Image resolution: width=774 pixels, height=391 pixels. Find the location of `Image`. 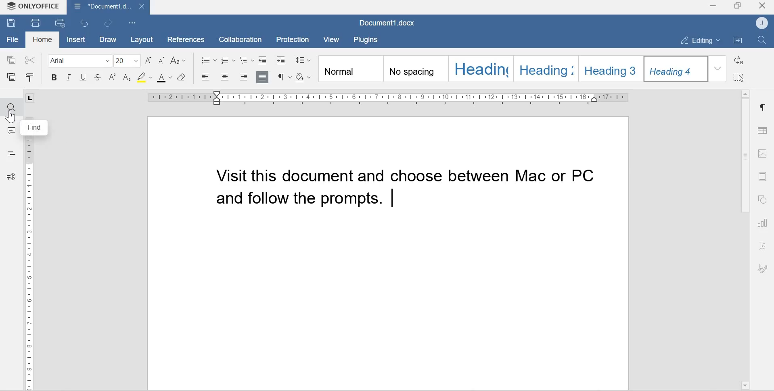

Image is located at coordinates (763, 153).